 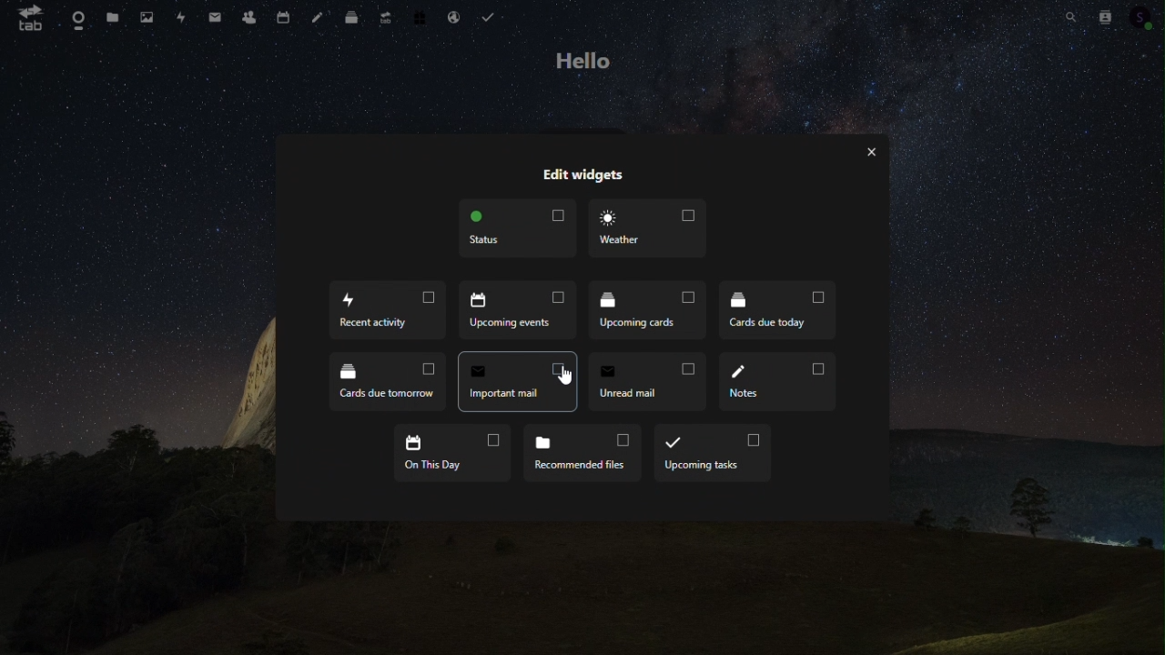 What do you see at coordinates (514, 381) in the screenshot?
I see `Important mail` at bounding box center [514, 381].